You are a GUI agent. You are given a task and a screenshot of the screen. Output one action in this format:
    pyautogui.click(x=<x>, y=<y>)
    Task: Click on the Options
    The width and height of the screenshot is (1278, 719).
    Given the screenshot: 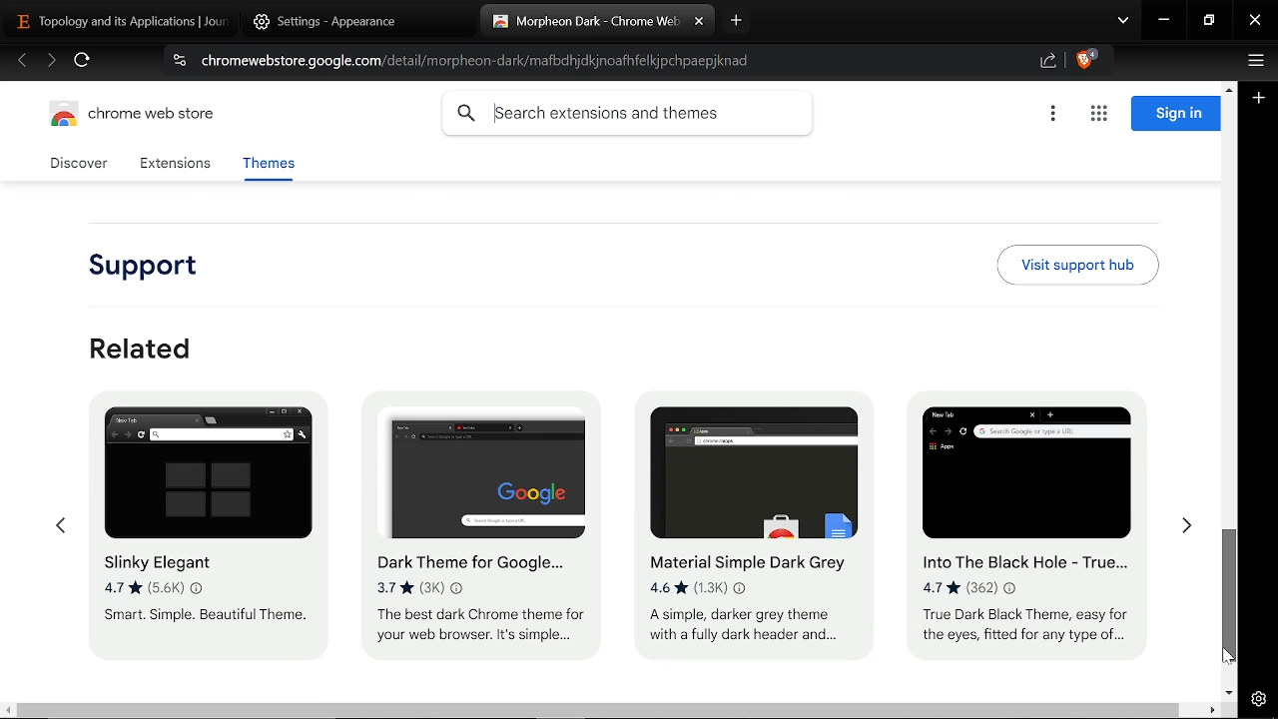 What is the action you would take?
    pyautogui.click(x=1052, y=115)
    